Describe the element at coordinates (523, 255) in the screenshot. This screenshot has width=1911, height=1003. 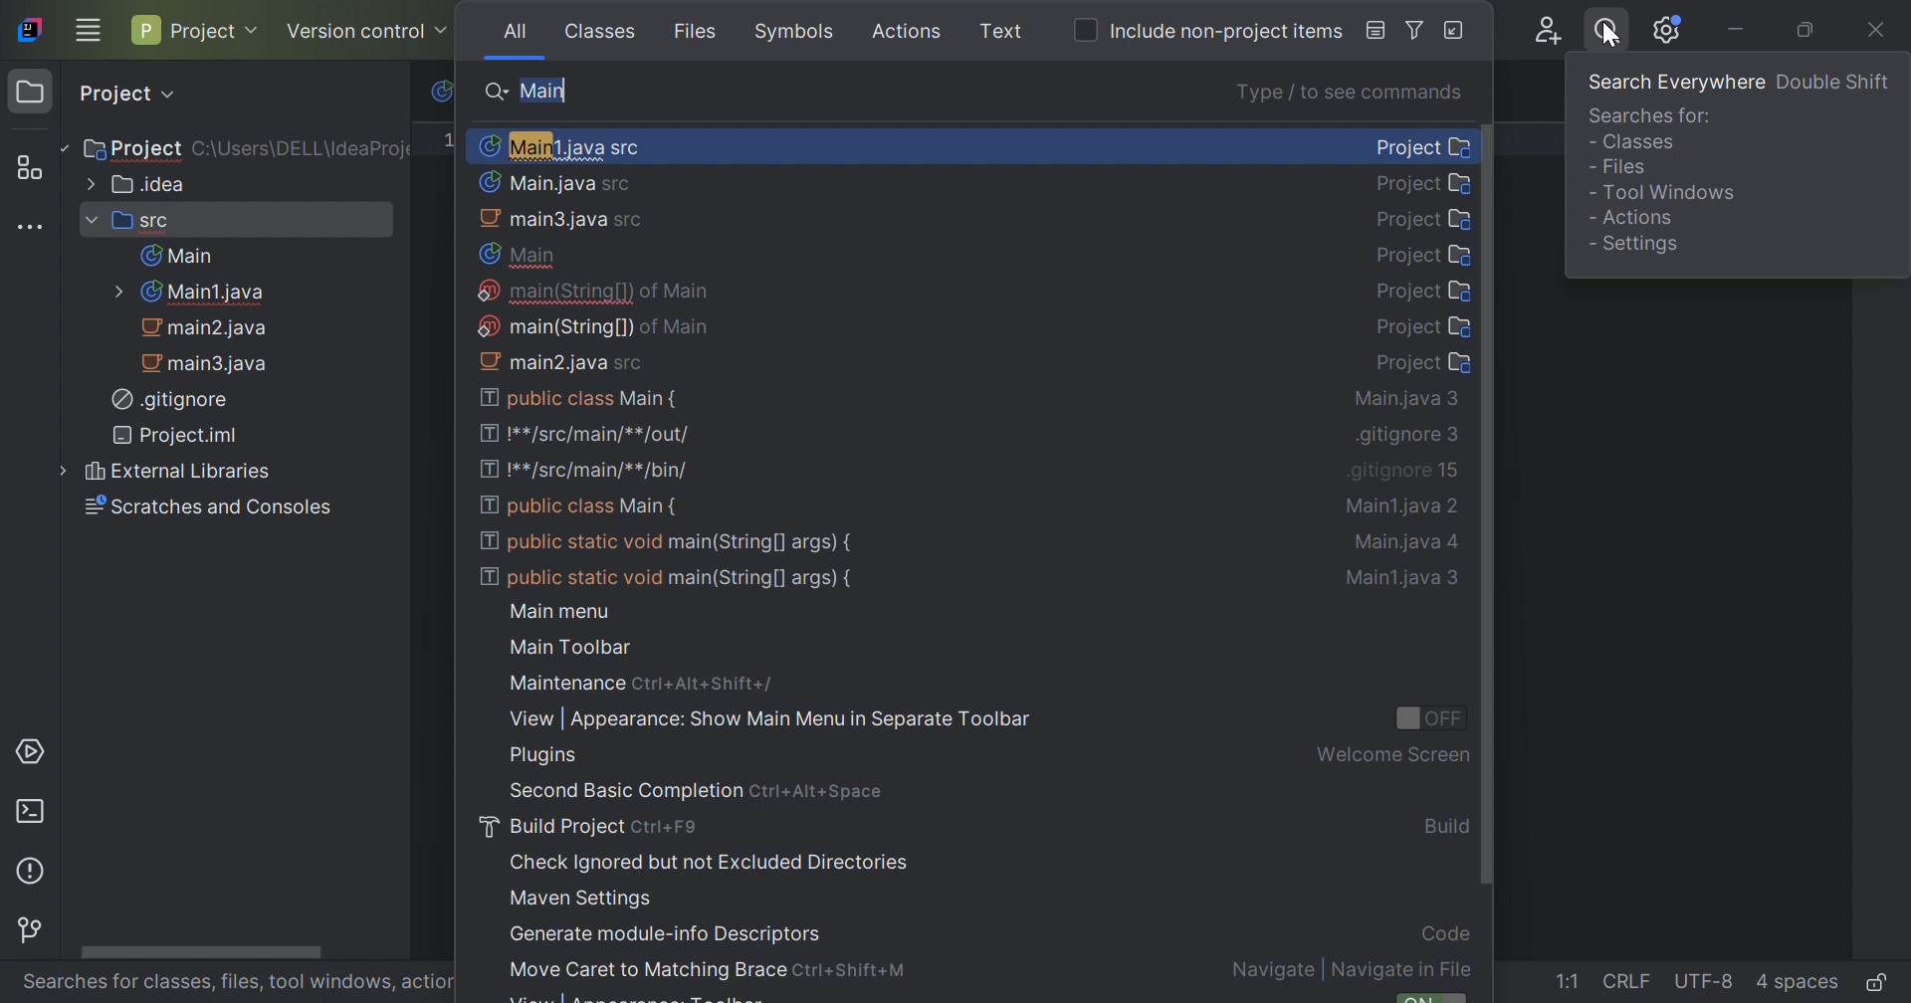
I see `Main` at that location.